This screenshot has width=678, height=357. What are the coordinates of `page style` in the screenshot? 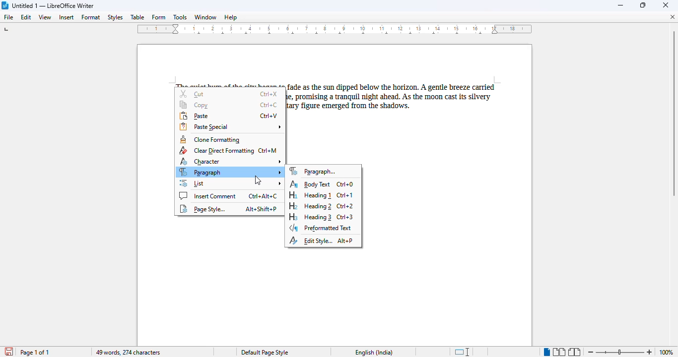 It's located at (265, 352).